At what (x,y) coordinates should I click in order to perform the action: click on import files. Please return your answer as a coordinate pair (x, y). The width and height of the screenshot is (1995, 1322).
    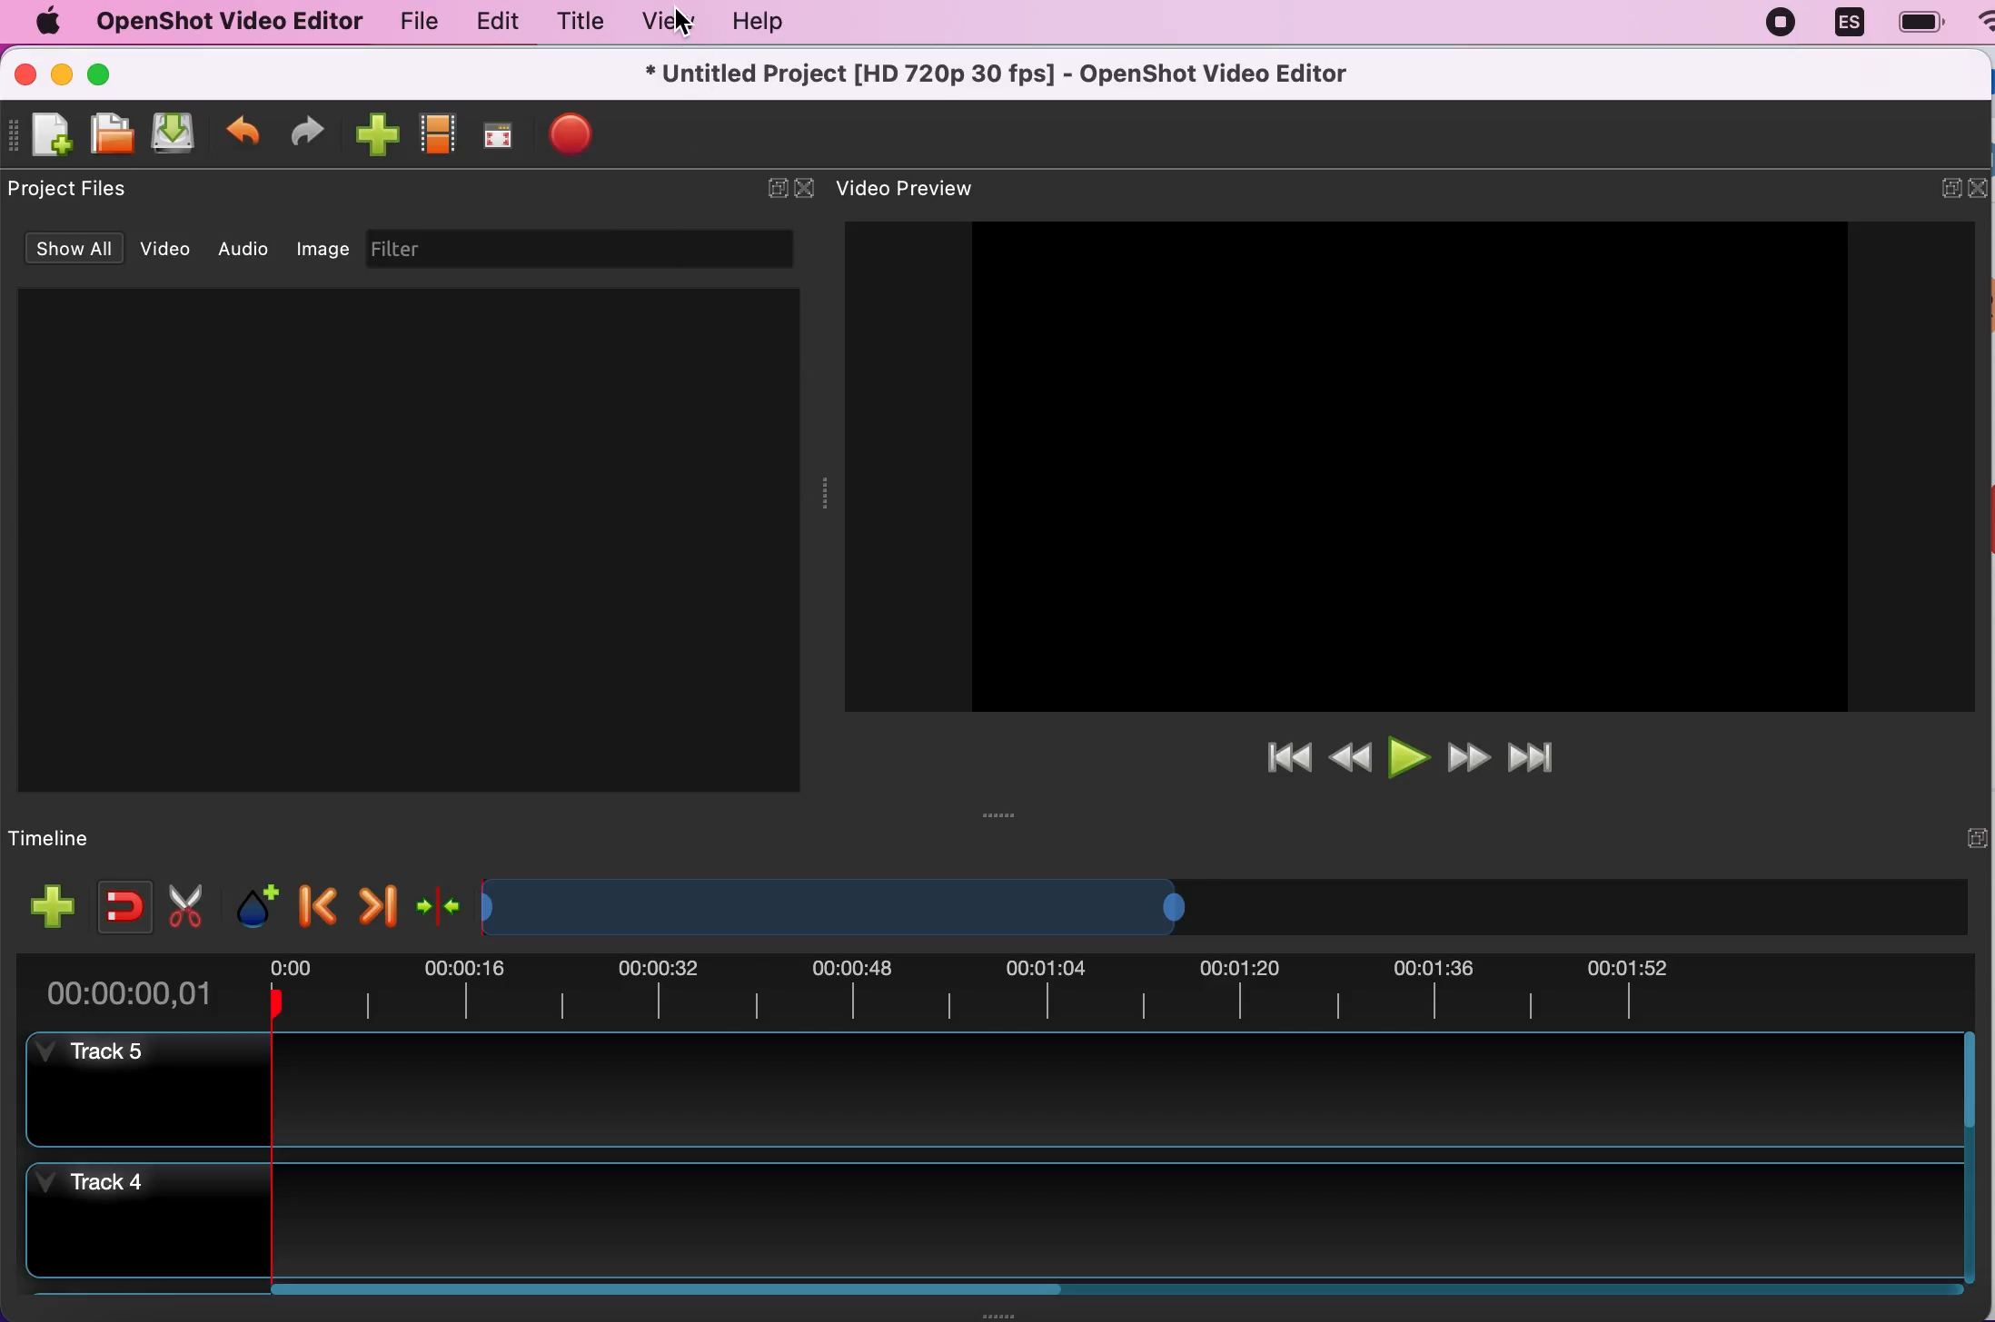
    Looking at the image, I should click on (375, 131).